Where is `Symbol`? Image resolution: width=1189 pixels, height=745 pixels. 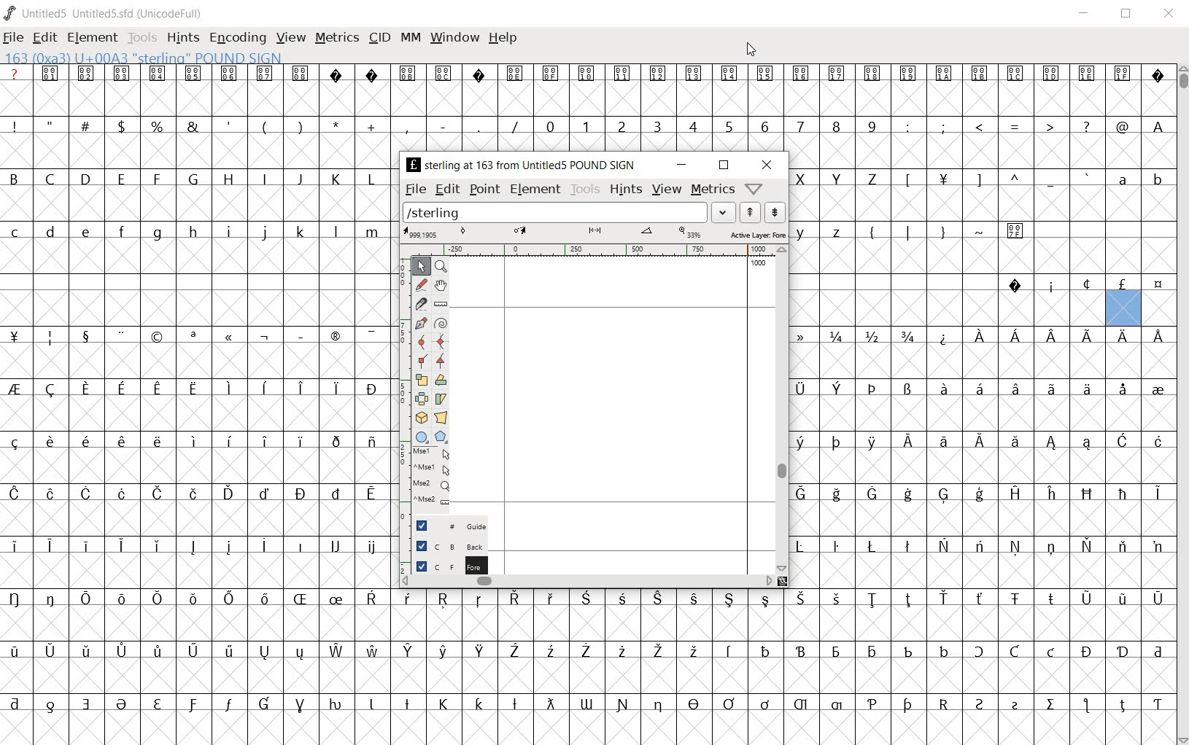
Symbol is located at coordinates (872, 546).